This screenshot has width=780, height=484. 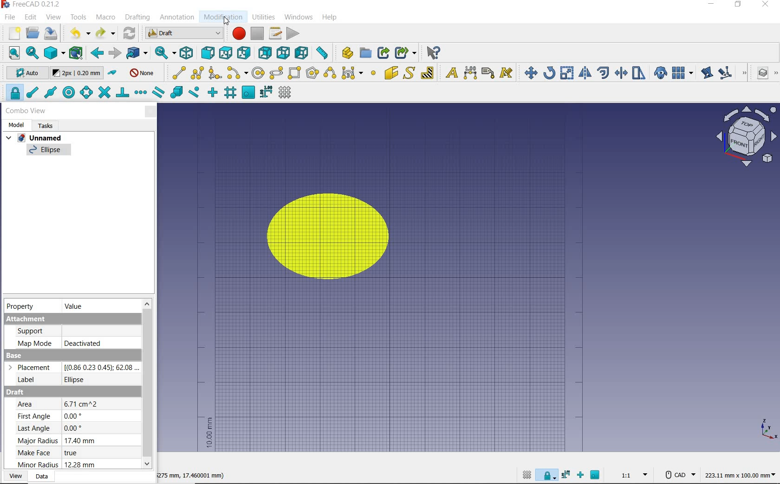 I want to click on utilities, so click(x=264, y=18).